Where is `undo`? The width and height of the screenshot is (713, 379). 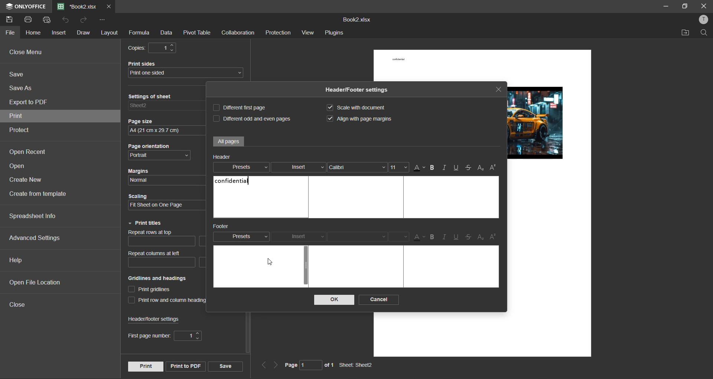
undo is located at coordinates (68, 21).